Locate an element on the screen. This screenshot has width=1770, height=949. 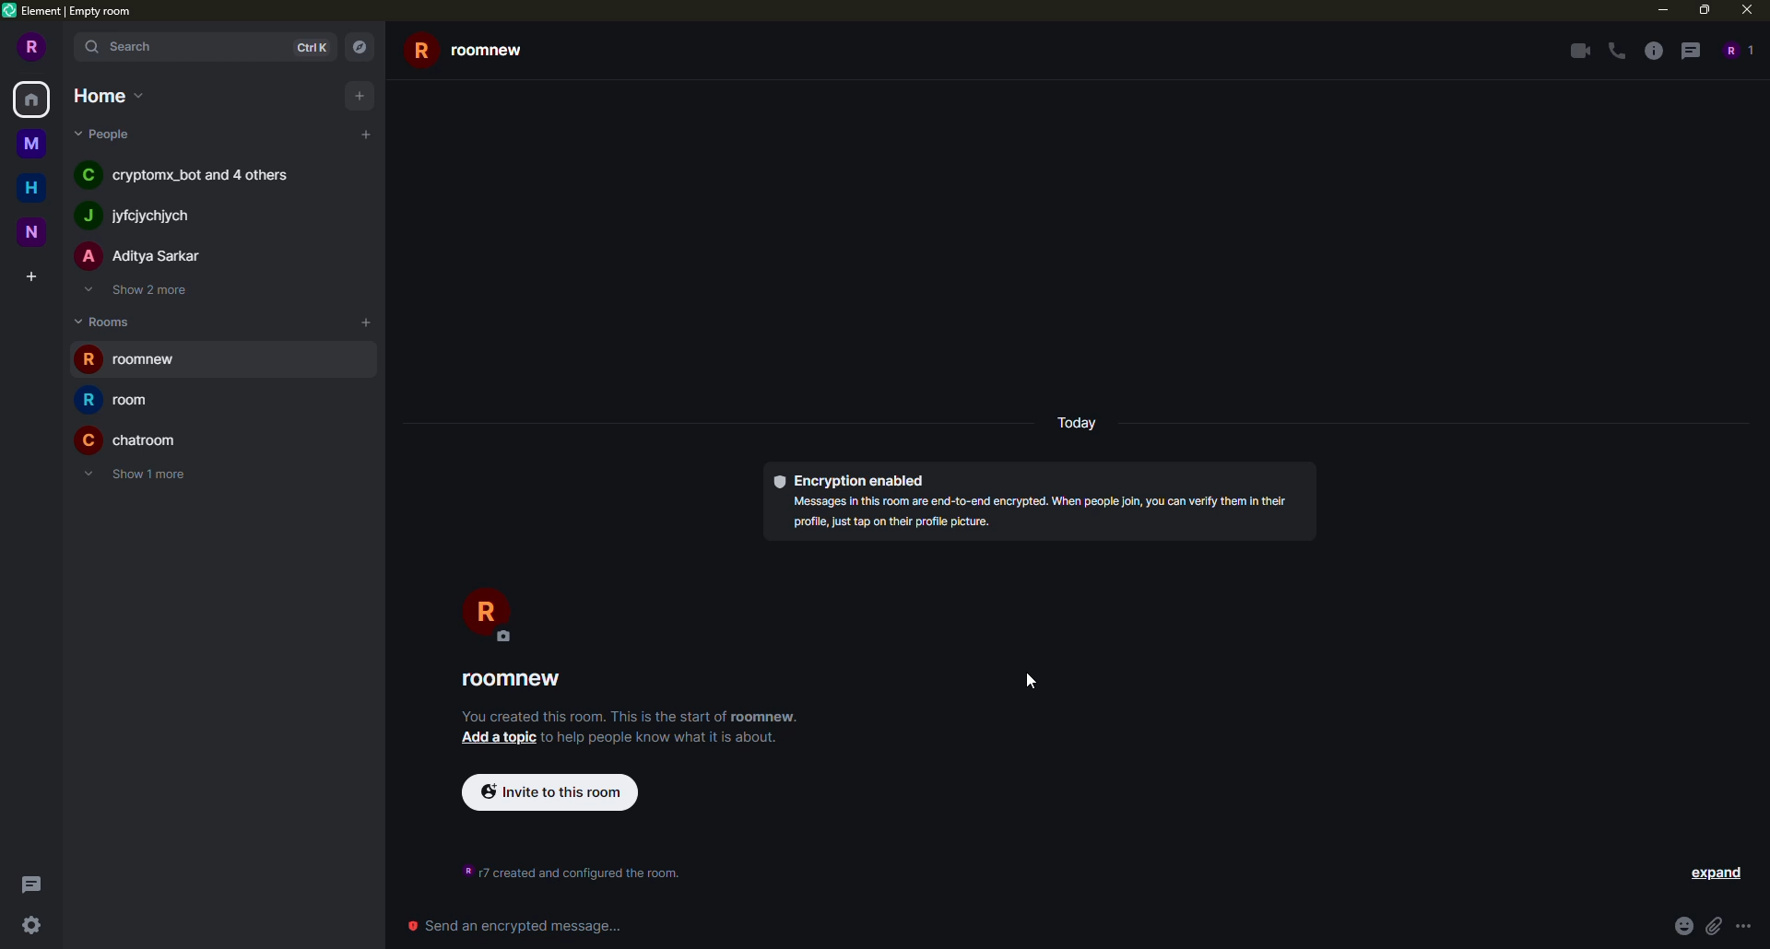
space is located at coordinates (34, 230).